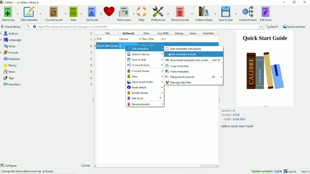 This screenshot has height=174, width=310. I want to click on Date, so click(146, 33).